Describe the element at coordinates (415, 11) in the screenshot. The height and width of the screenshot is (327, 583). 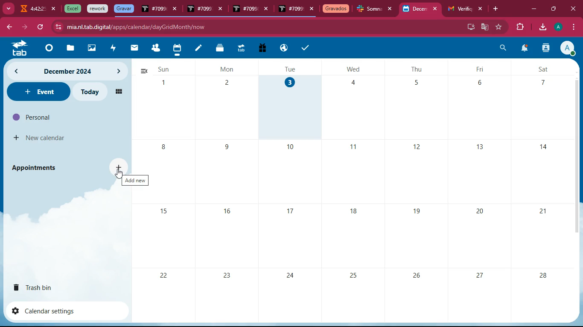
I see `current tab` at that location.